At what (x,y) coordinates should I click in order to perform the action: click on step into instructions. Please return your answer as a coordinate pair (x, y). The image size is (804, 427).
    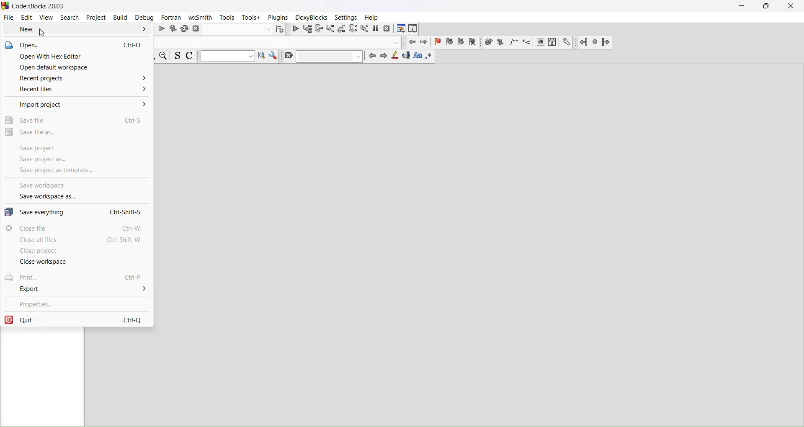
    Looking at the image, I should click on (364, 29).